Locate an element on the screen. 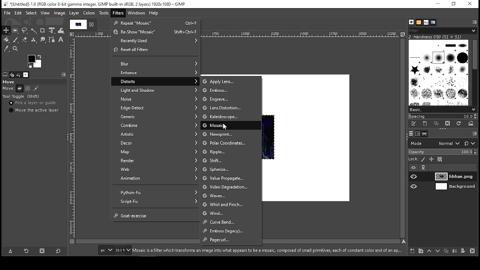  pick a layer or guide is located at coordinates (33, 103).